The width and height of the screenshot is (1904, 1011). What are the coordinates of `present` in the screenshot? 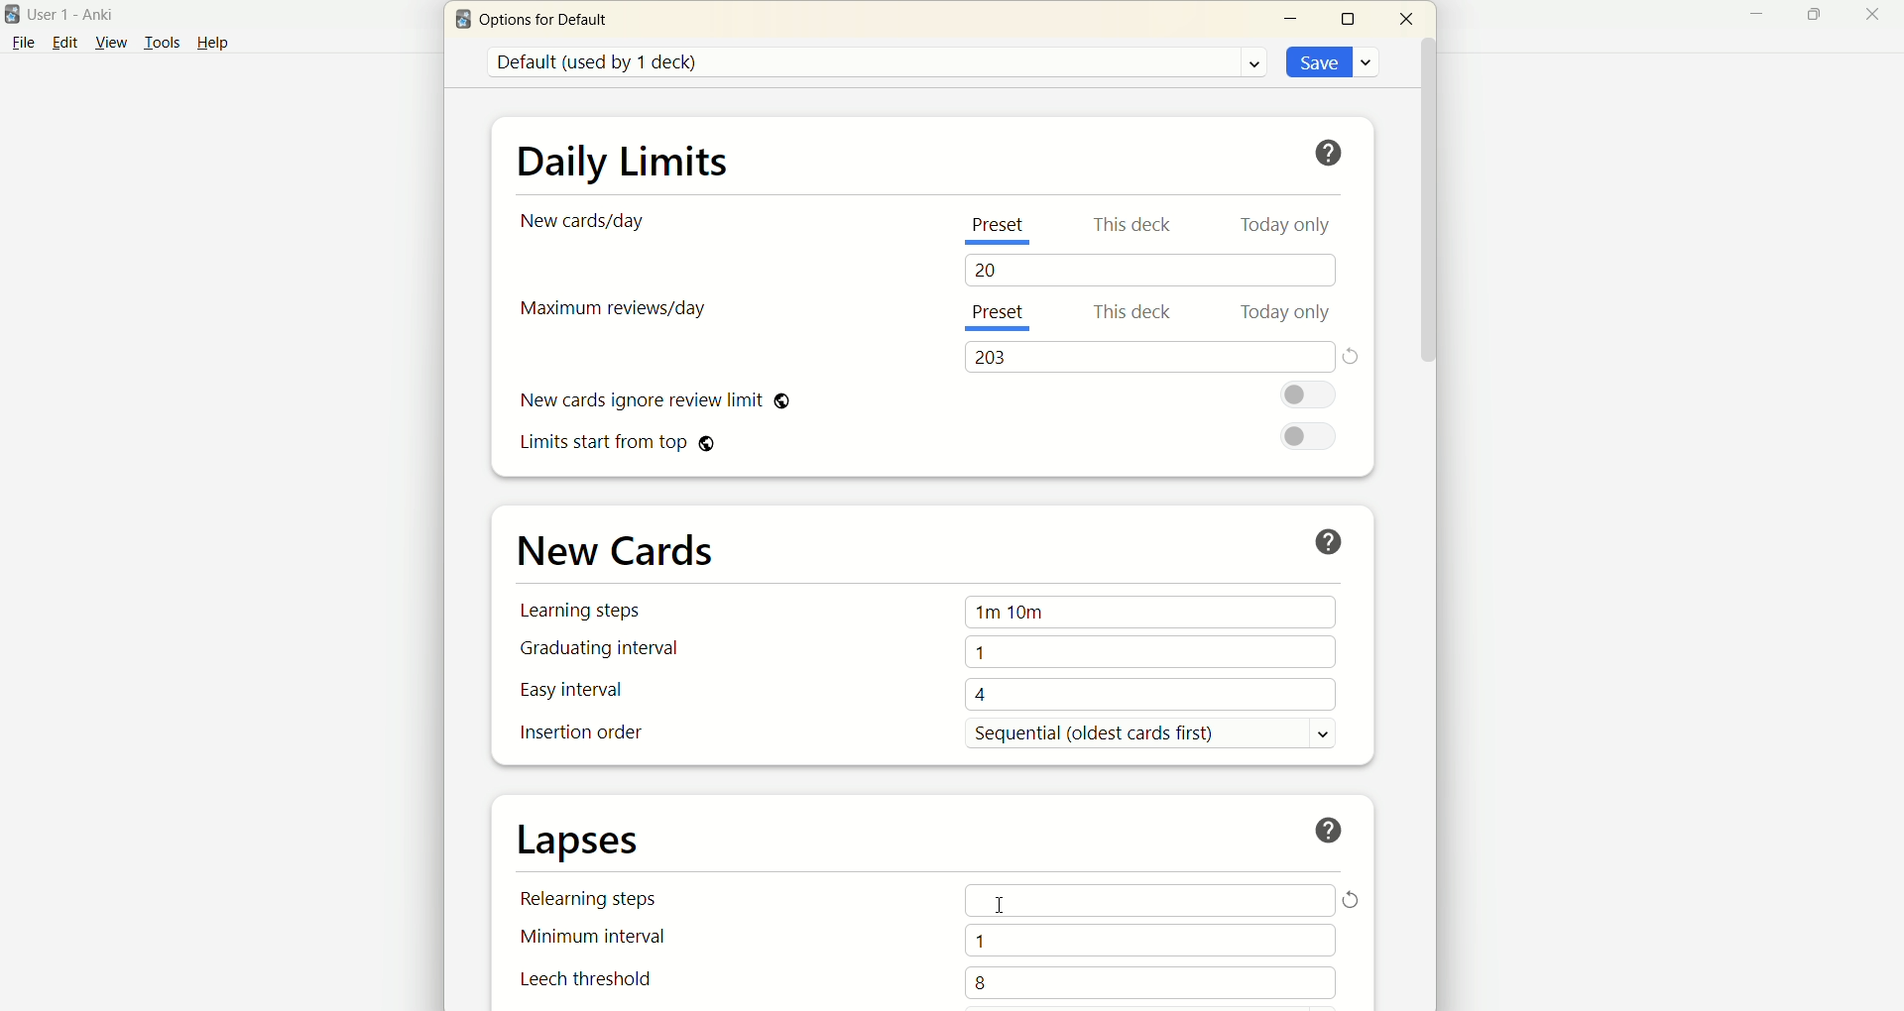 It's located at (1005, 316).